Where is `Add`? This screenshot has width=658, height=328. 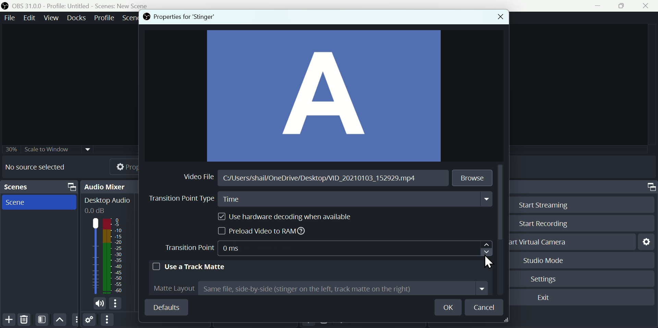 Add is located at coordinates (9, 319).